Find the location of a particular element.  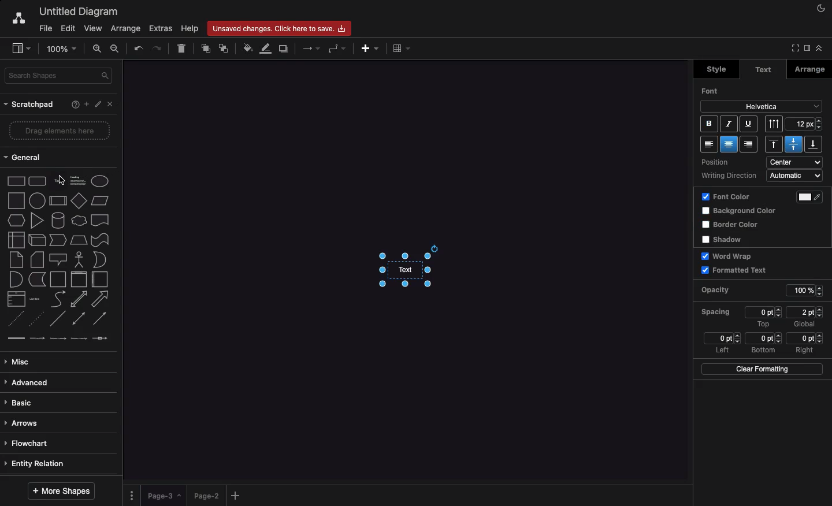

Sidebar is located at coordinates (806, 49).